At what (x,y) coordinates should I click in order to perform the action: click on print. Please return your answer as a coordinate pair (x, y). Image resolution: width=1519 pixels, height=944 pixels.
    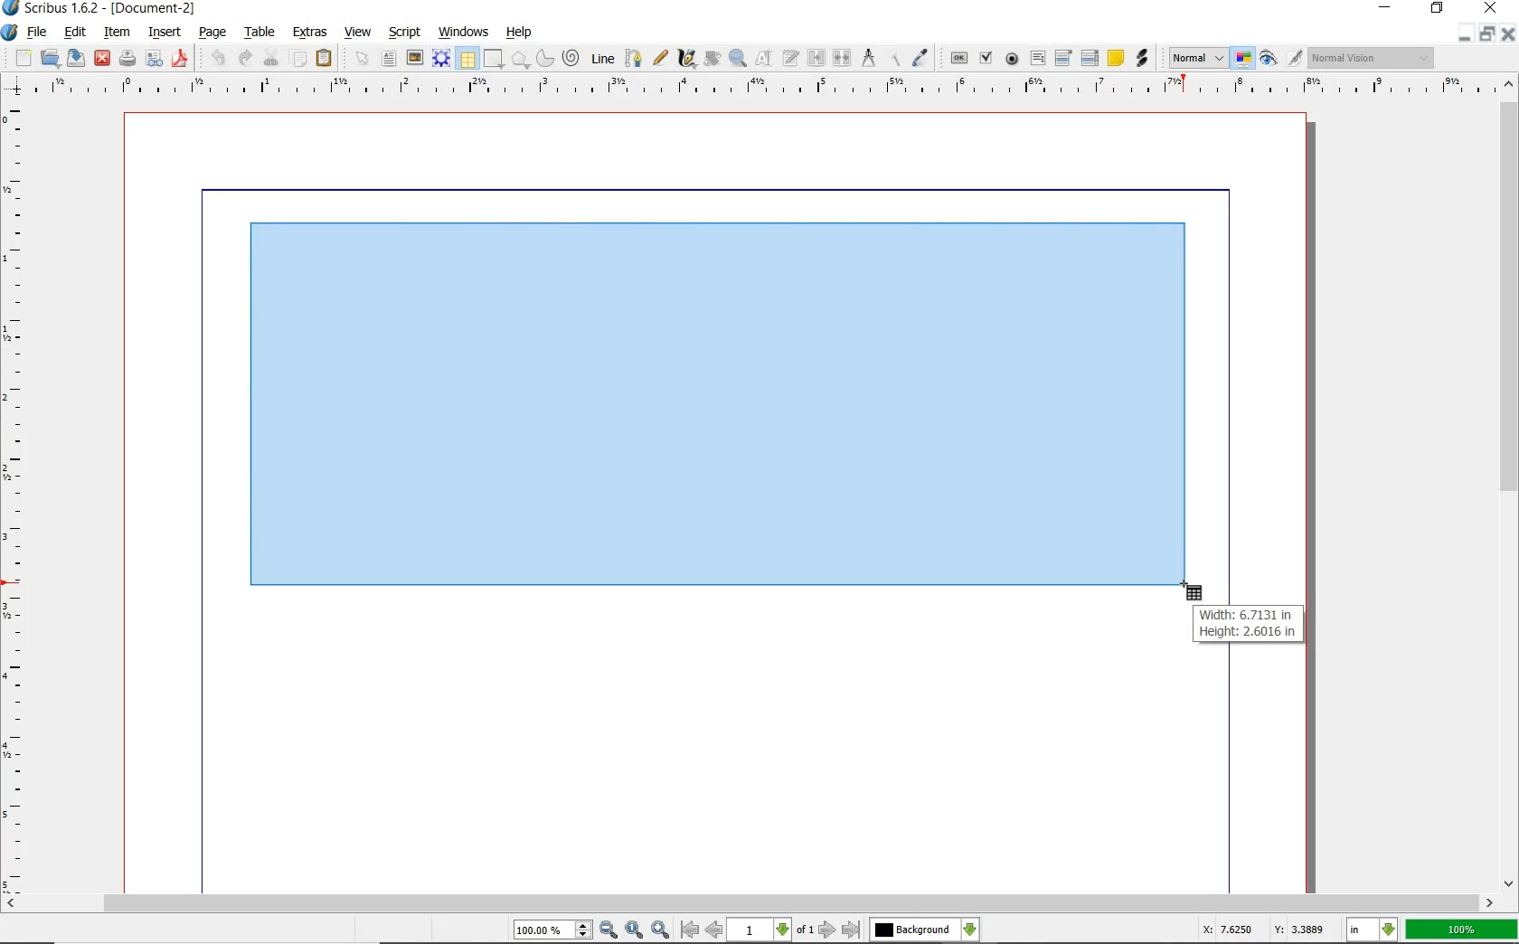
    Looking at the image, I should click on (127, 58).